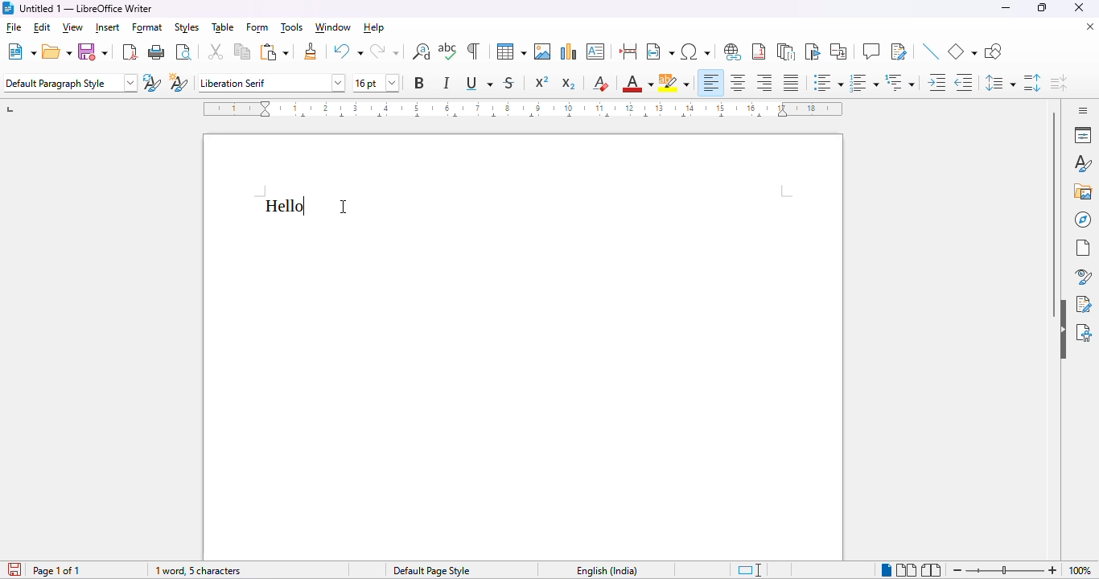  Describe the element at coordinates (1083, 164) in the screenshot. I see `styles` at that location.